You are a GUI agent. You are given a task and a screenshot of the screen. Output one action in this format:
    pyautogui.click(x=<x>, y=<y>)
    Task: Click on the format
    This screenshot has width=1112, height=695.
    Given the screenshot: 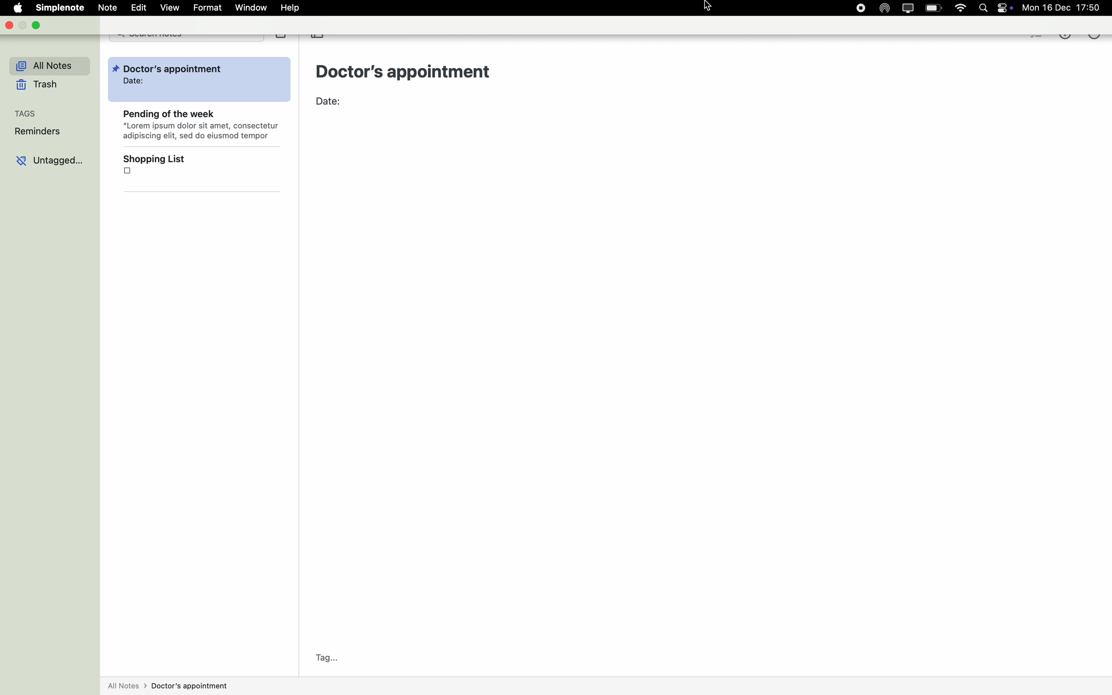 What is the action you would take?
    pyautogui.click(x=207, y=8)
    